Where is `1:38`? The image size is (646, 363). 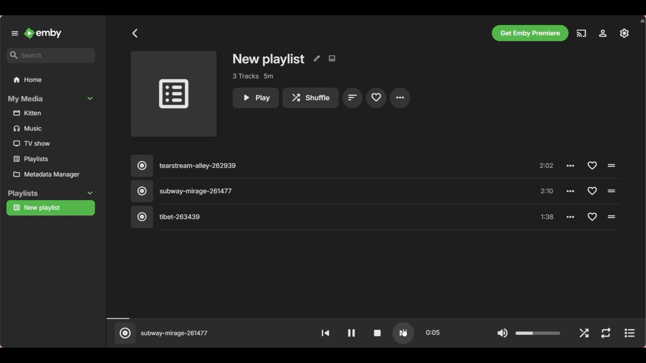 1:38 is located at coordinates (547, 216).